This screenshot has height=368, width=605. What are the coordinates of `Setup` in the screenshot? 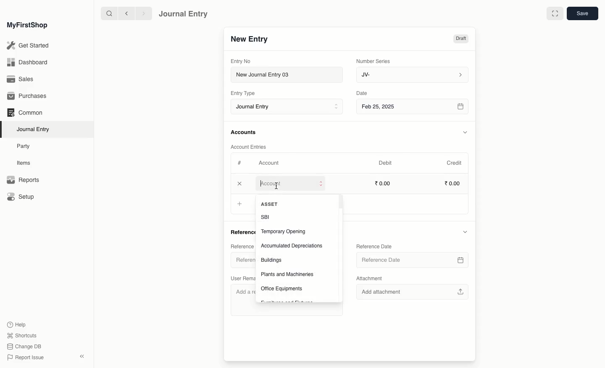 It's located at (21, 197).